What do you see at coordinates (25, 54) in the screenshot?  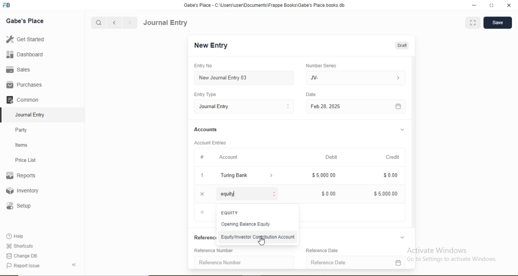 I see `Dashboard` at bounding box center [25, 54].